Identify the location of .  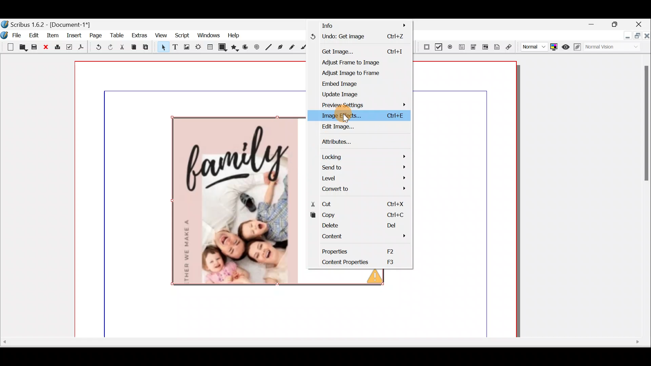
(375, 278).